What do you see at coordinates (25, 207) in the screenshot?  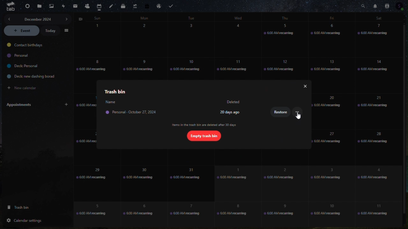 I see `trash bin` at bounding box center [25, 207].